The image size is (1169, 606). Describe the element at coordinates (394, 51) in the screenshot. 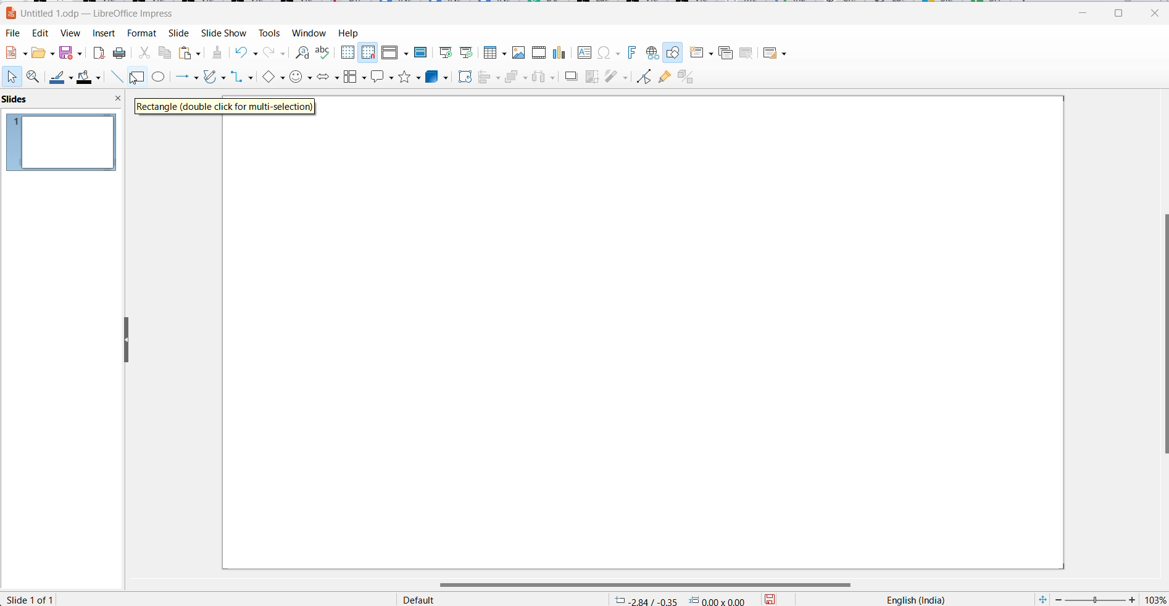

I see `Display views` at that location.